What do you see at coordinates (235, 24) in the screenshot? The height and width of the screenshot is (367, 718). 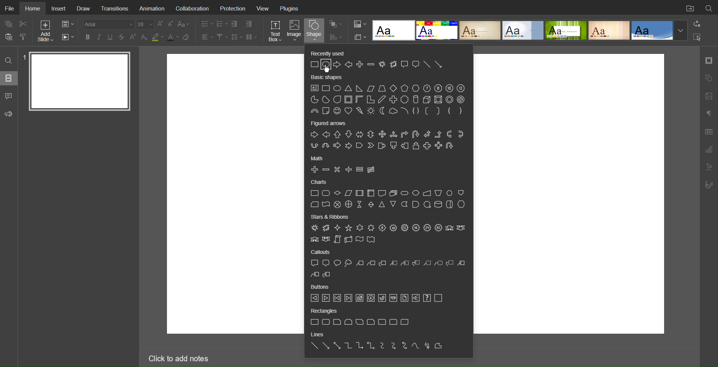 I see `Decrease Indent` at bounding box center [235, 24].